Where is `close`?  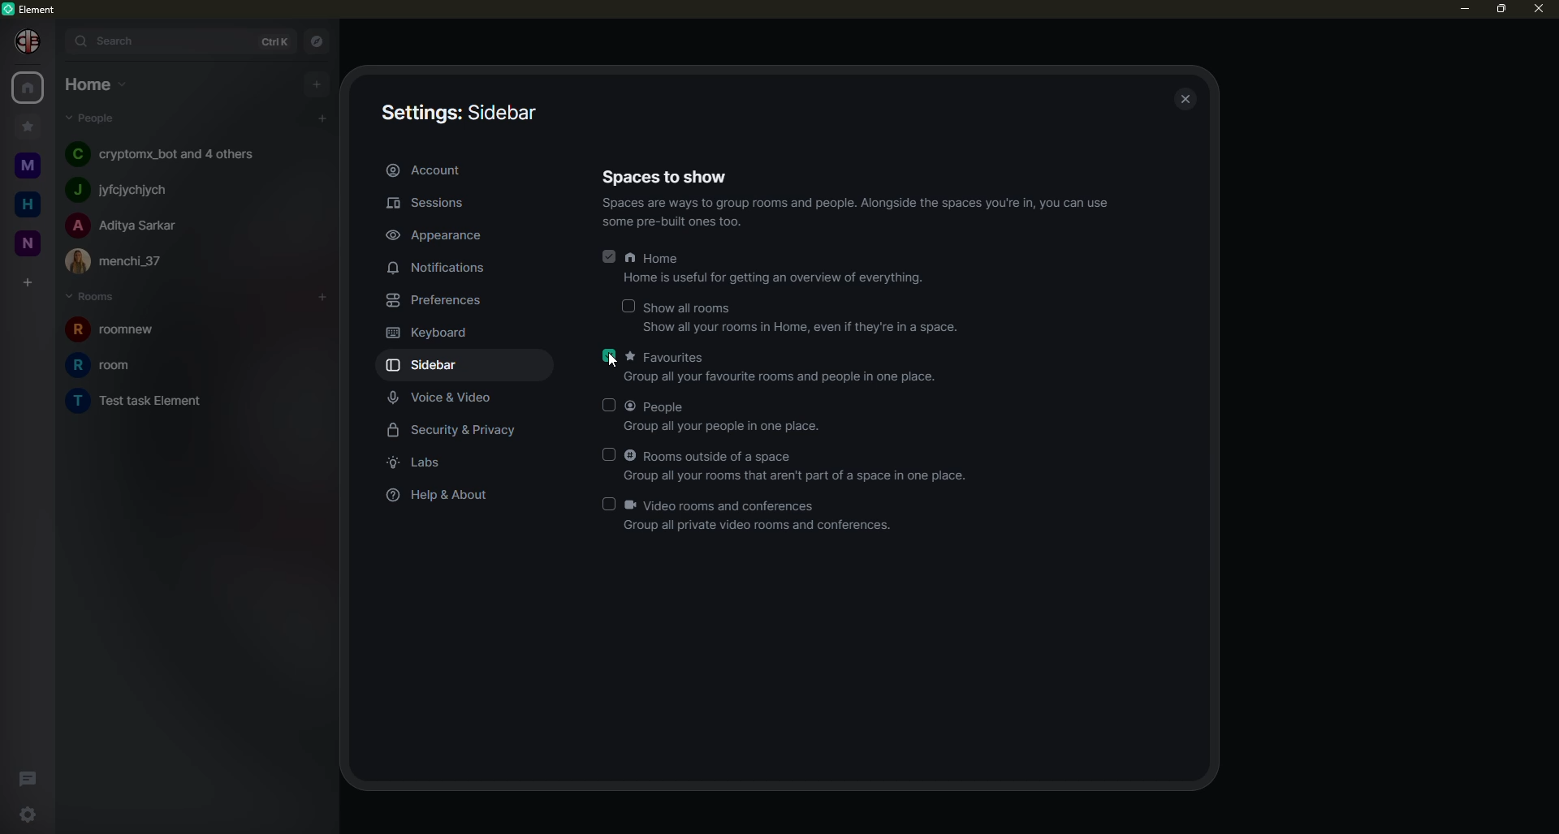 close is located at coordinates (1541, 11).